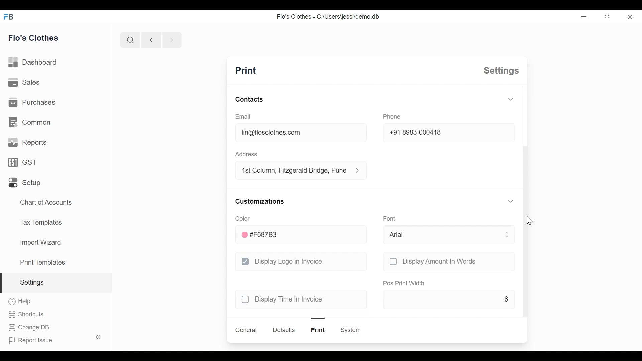  Describe the element at coordinates (31, 282) in the screenshot. I see `settings` at that location.